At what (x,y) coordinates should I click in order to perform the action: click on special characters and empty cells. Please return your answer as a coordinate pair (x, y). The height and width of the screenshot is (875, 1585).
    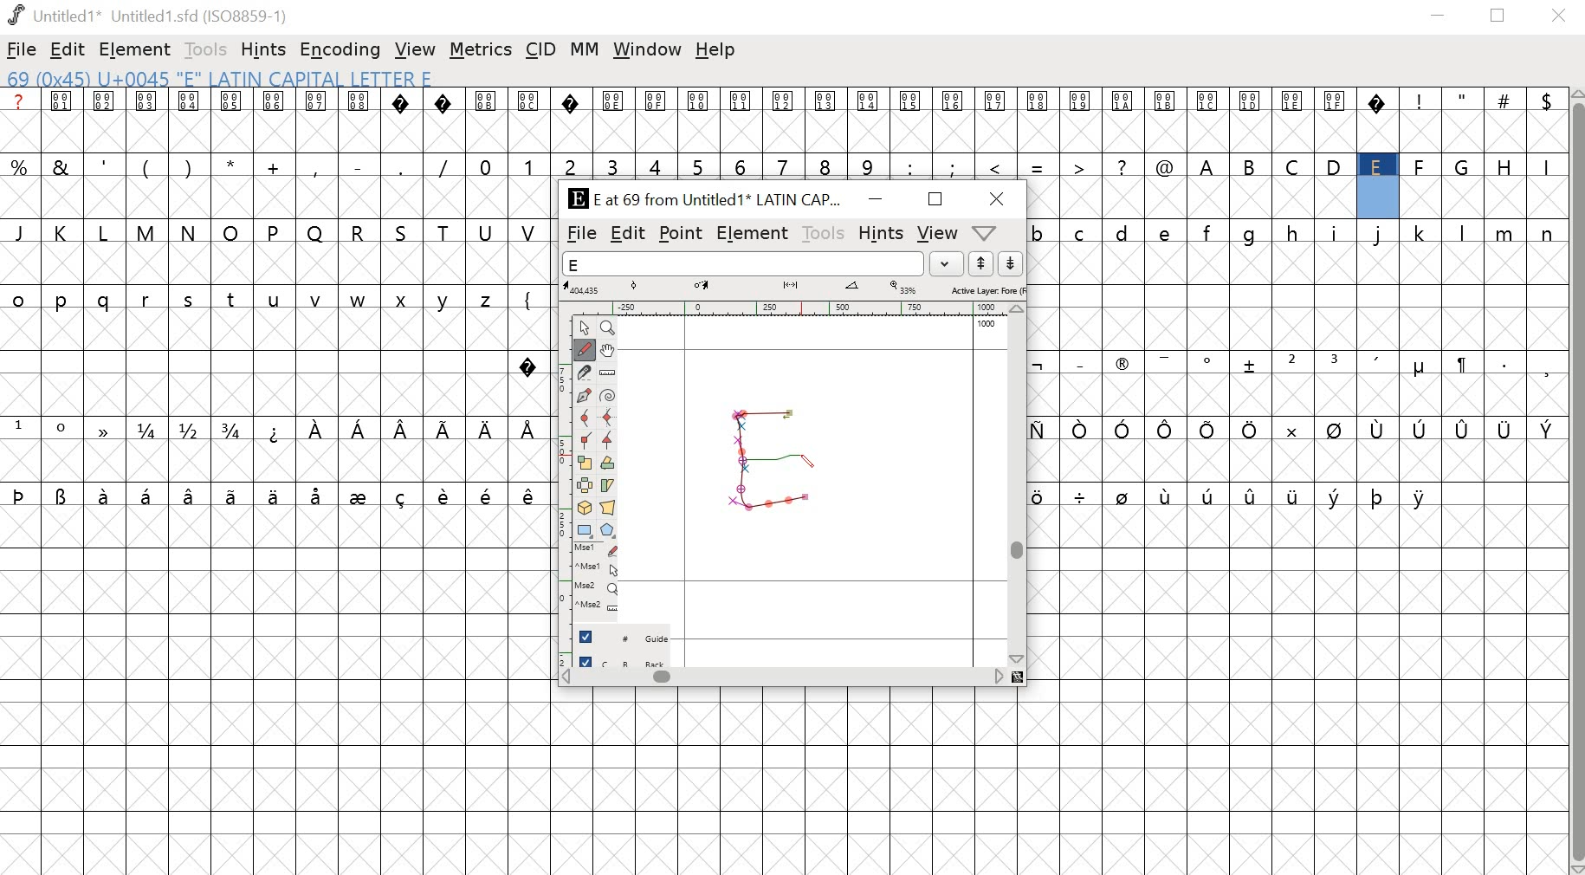
    Looking at the image, I should click on (1299, 496).